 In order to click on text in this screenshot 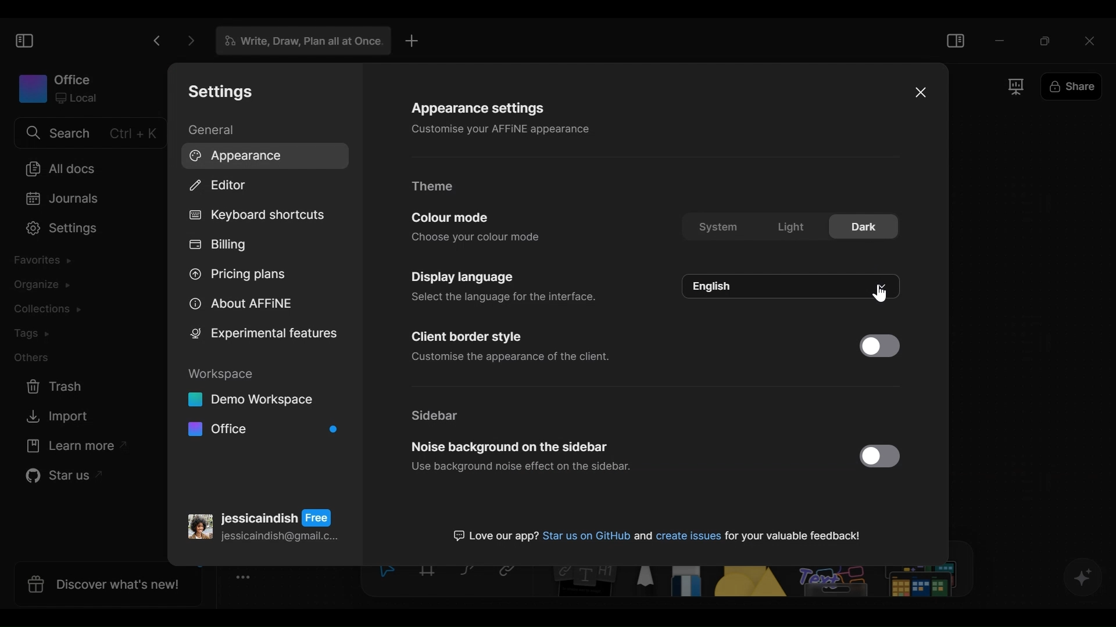, I will do `click(656, 533)`.